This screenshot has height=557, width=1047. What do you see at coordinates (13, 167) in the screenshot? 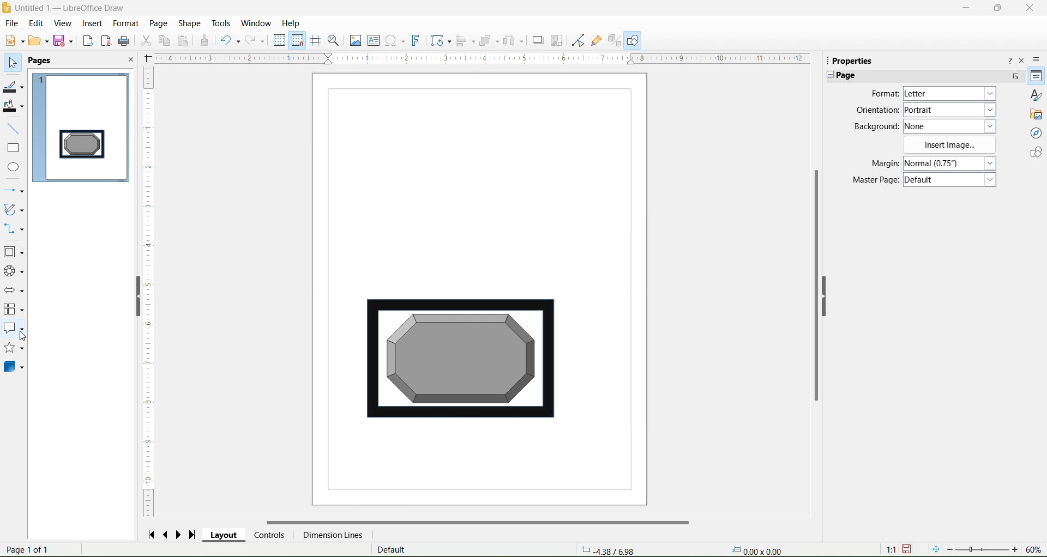
I see `Elipse` at bounding box center [13, 167].